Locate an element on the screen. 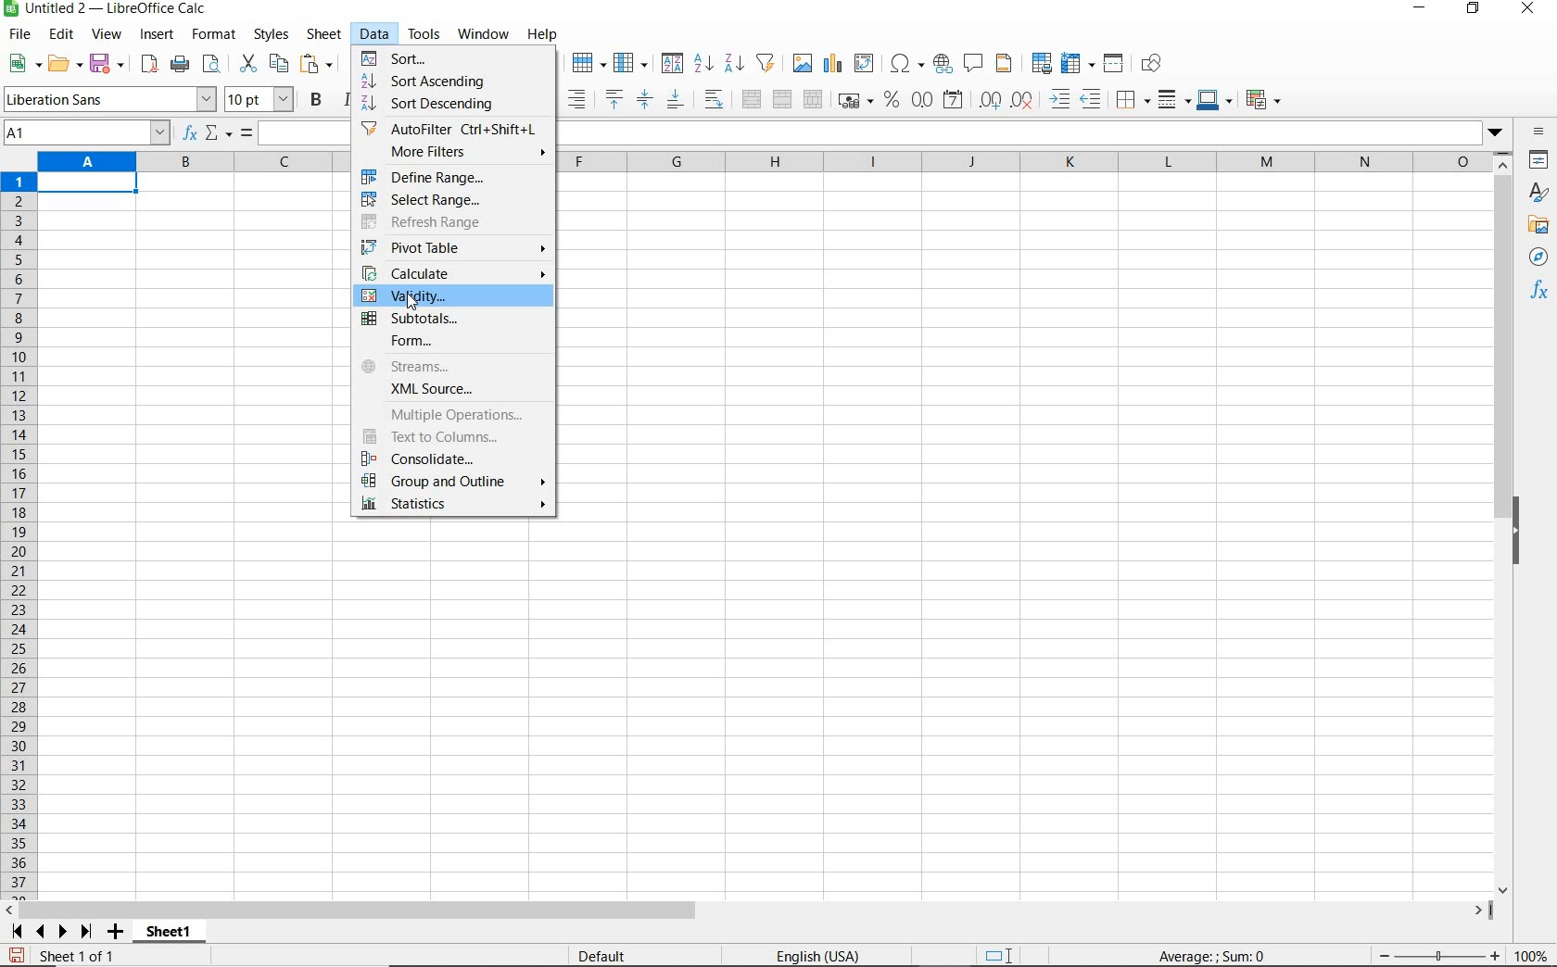 This screenshot has width=1557, height=967. format is located at coordinates (211, 34).